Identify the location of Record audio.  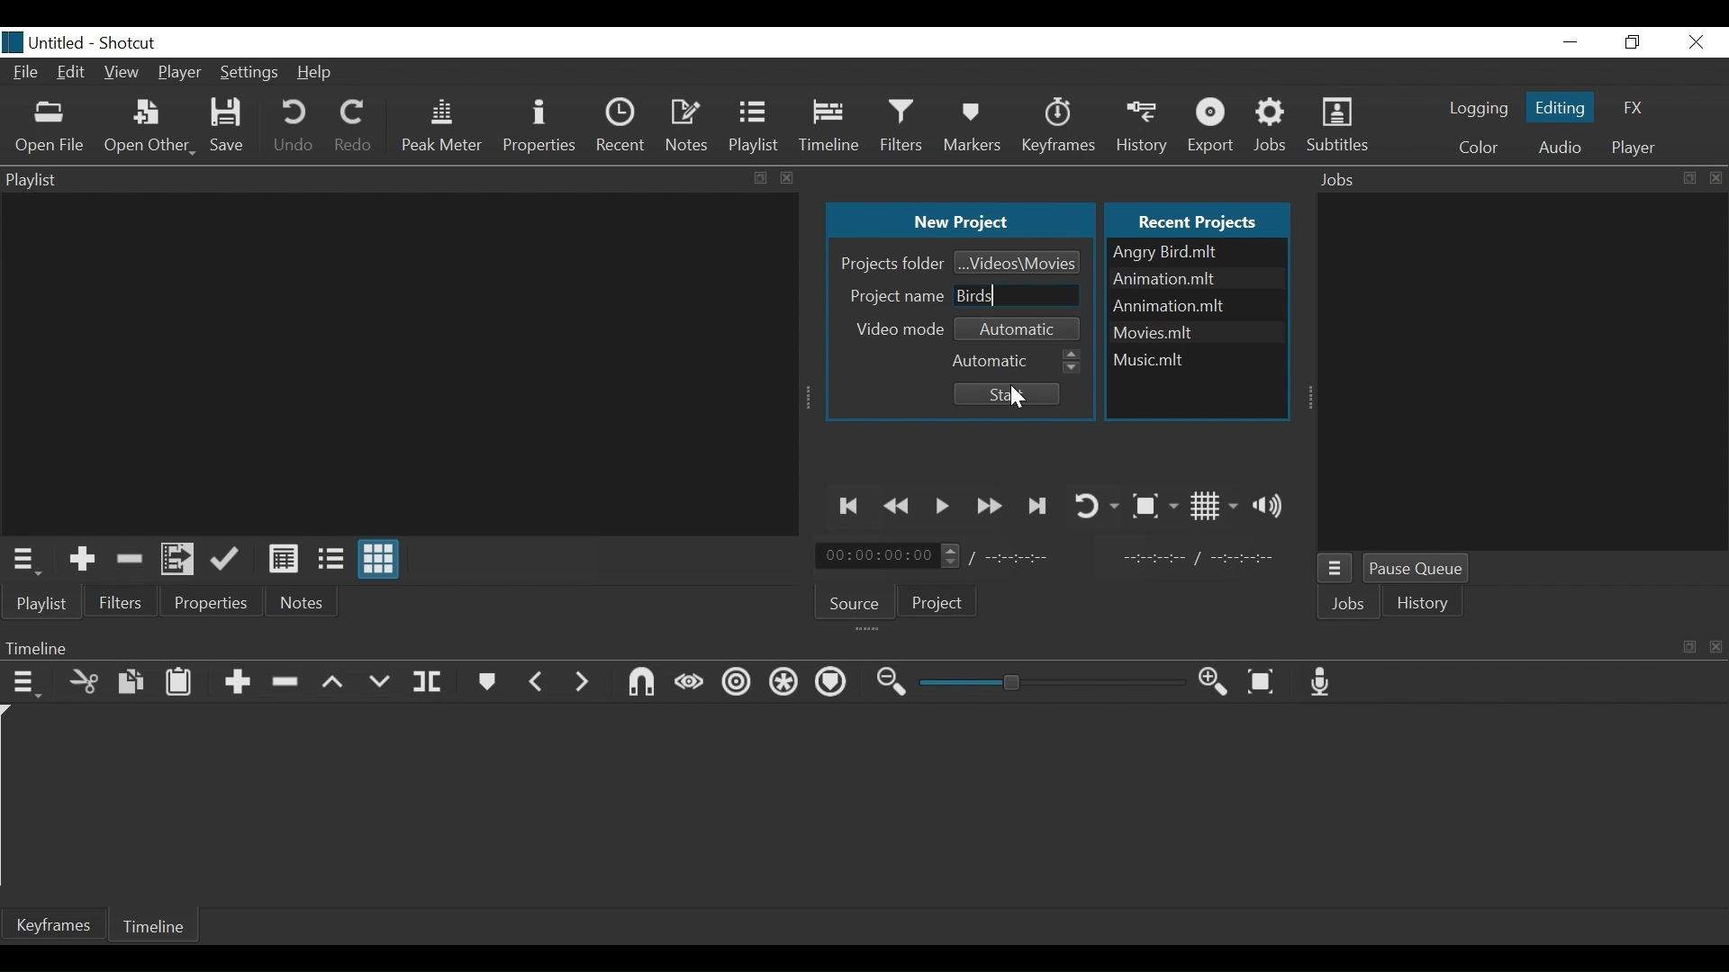
(1326, 682).